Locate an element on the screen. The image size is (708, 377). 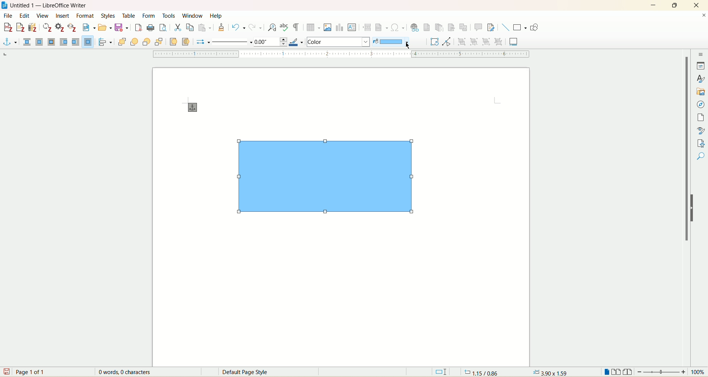
parallel is located at coordinates (39, 42).